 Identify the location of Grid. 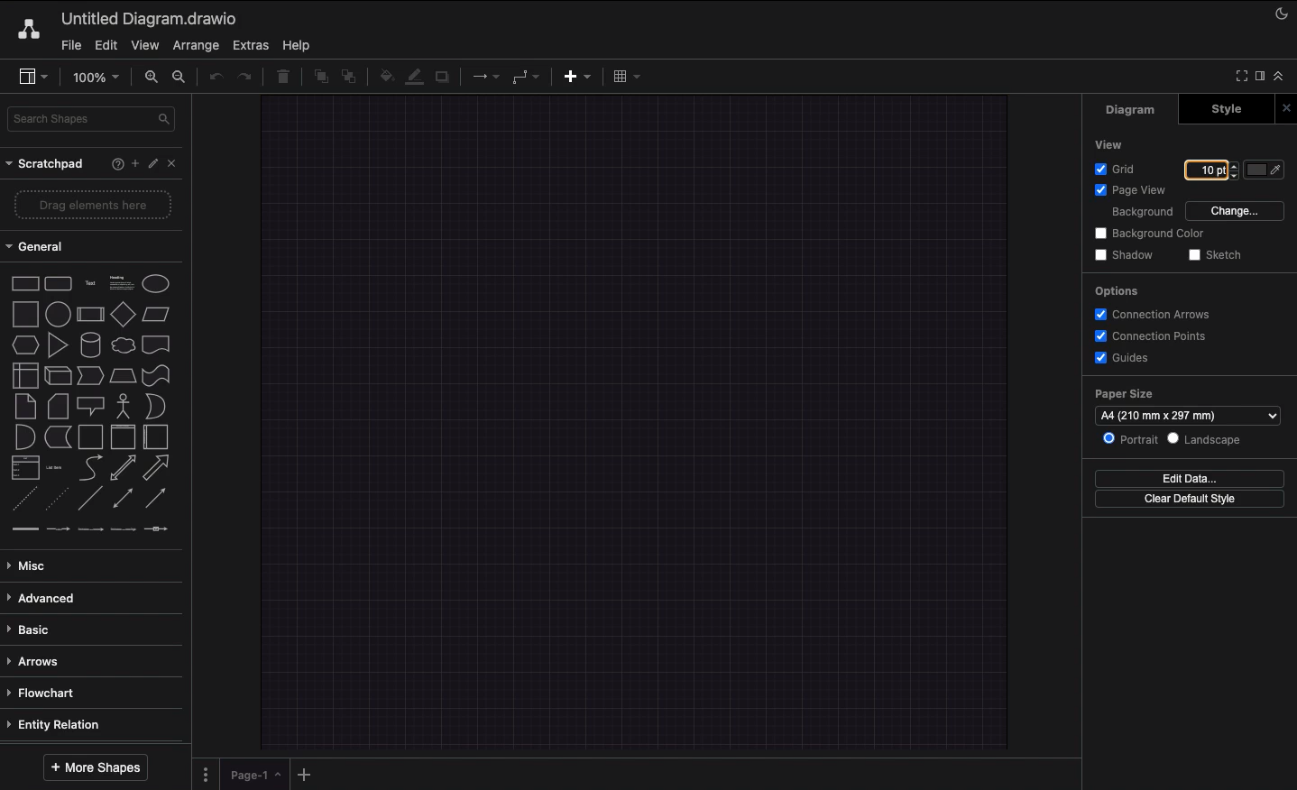
(1117, 170).